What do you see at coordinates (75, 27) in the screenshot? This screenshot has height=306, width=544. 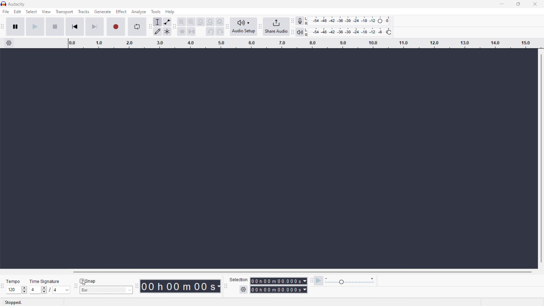 I see `skip to start` at bounding box center [75, 27].